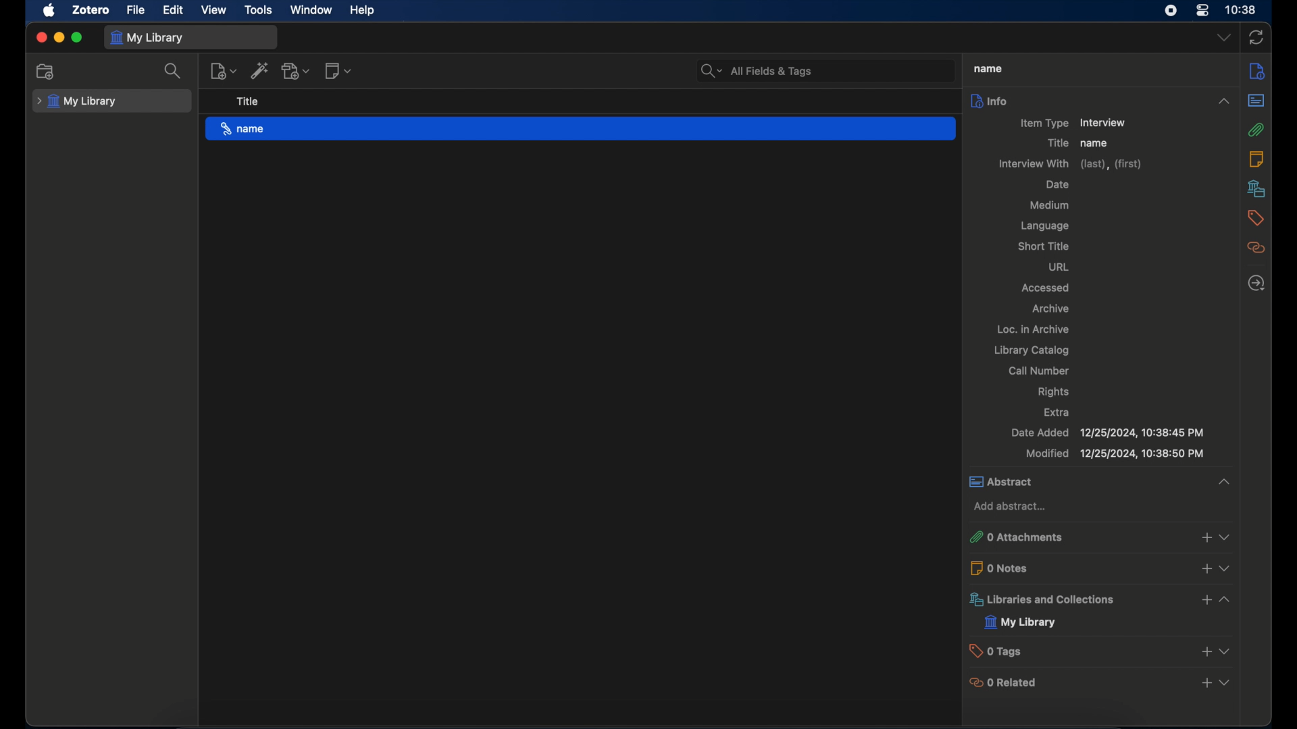 The height and width of the screenshot is (729, 1297). What do you see at coordinates (173, 70) in the screenshot?
I see `search` at bounding box center [173, 70].